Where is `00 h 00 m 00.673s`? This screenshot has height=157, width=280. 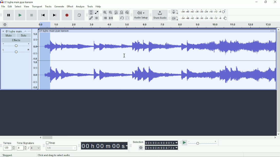 00 h 00 m 00.673s is located at coordinates (162, 148).